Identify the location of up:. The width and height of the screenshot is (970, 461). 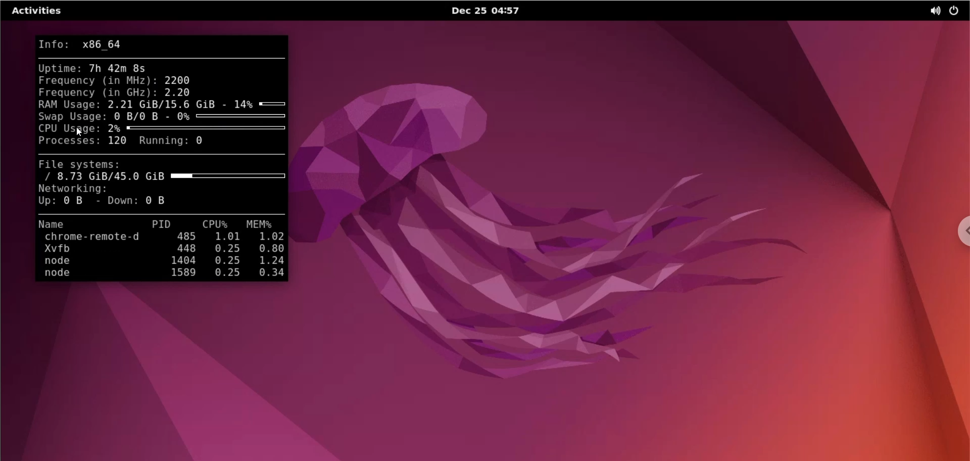
(46, 202).